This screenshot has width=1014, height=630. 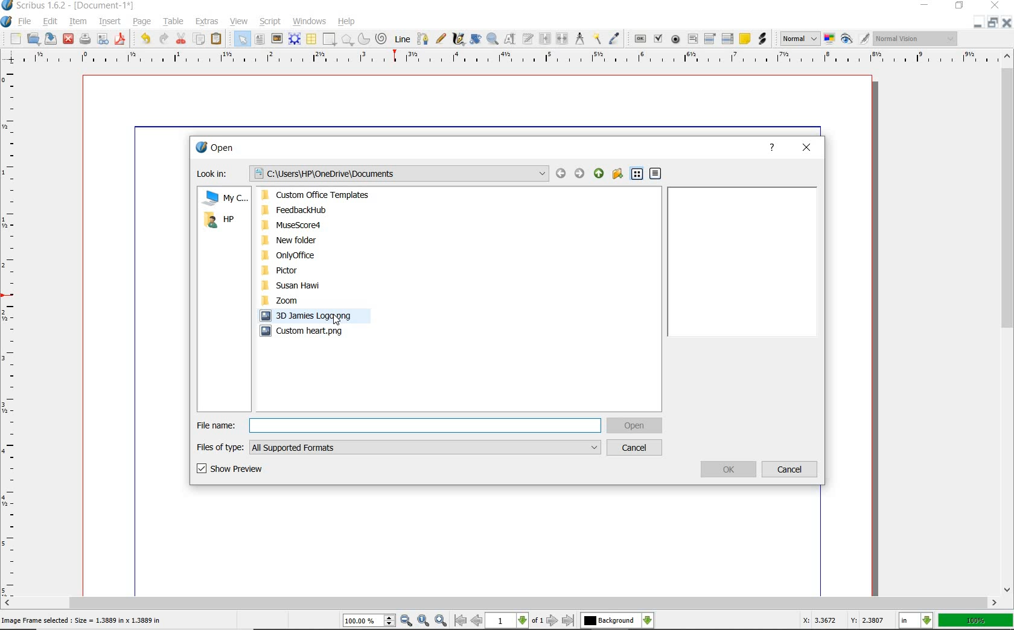 I want to click on Cursor Position, so click(x=337, y=321).